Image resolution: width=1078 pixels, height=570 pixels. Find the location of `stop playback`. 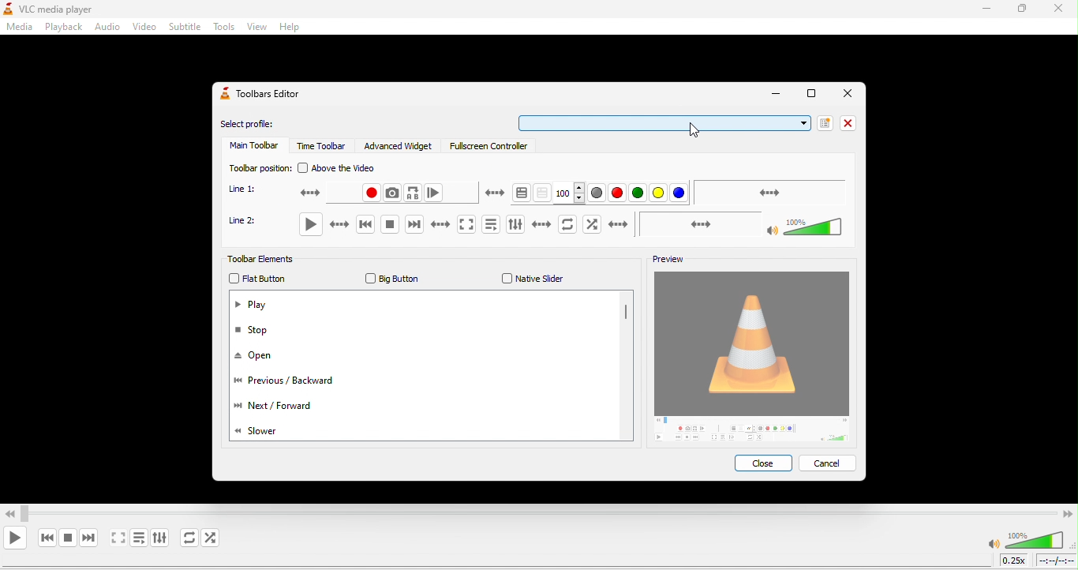

stop playback is located at coordinates (387, 223).